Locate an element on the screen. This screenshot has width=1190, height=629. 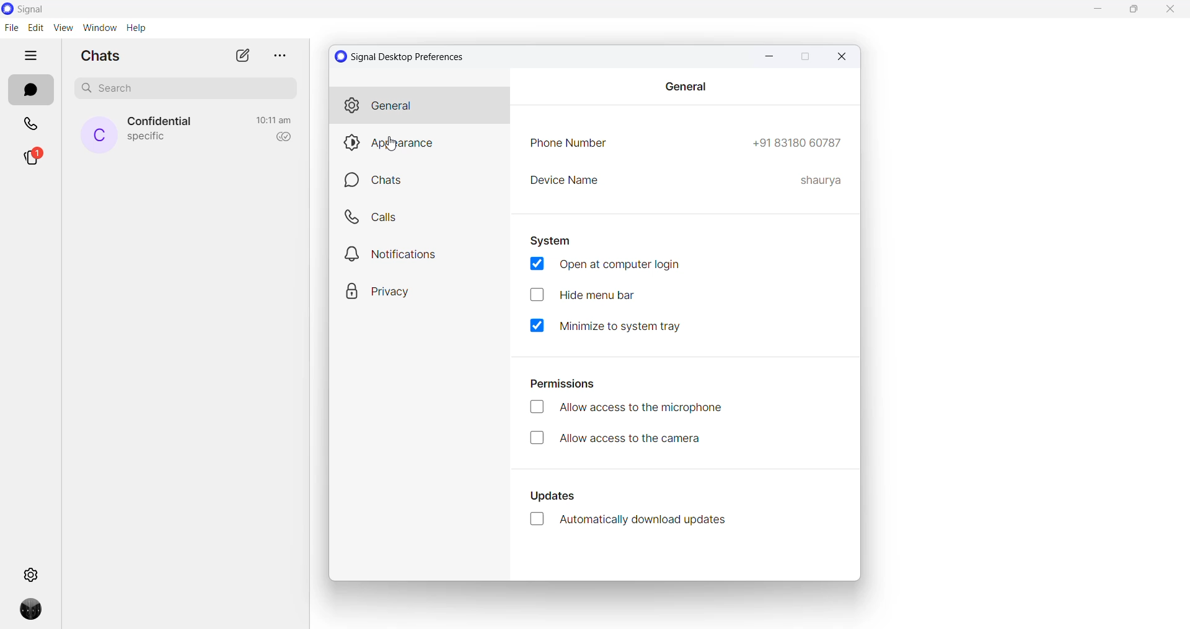
last message is located at coordinates (147, 138).